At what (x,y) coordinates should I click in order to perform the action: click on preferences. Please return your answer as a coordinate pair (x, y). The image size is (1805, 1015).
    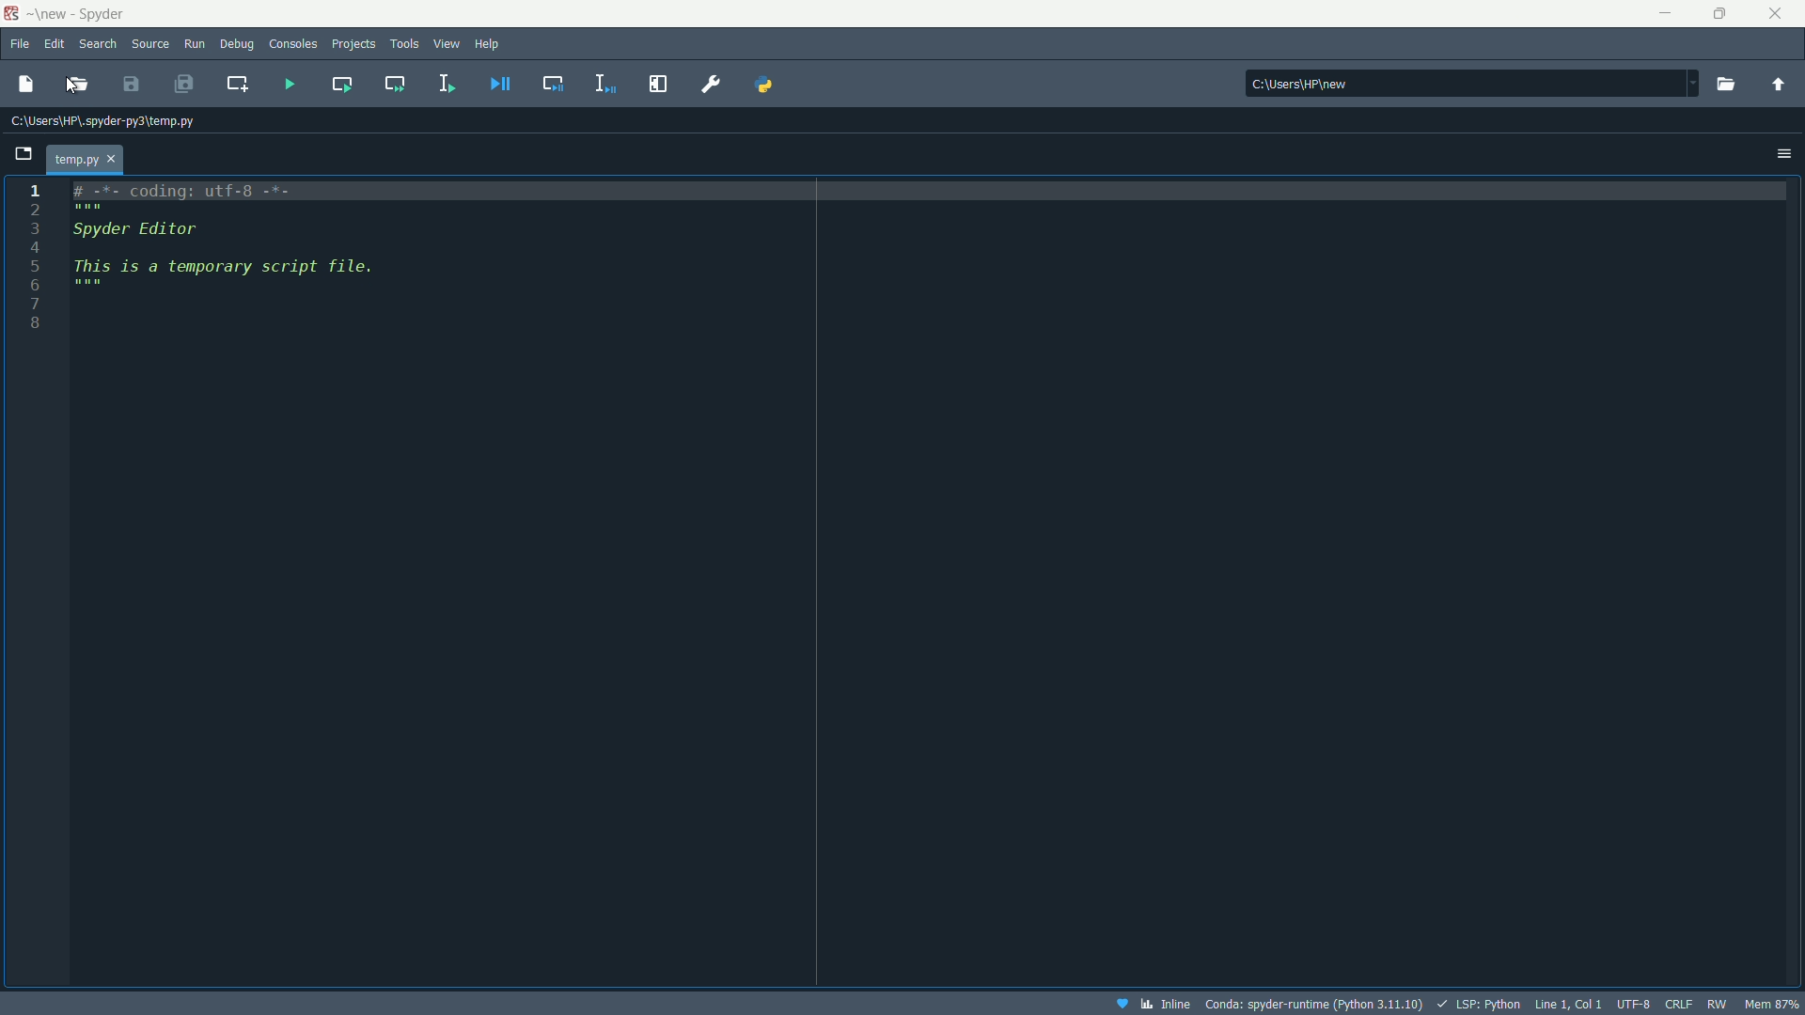
    Looking at the image, I should click on (711, 85).